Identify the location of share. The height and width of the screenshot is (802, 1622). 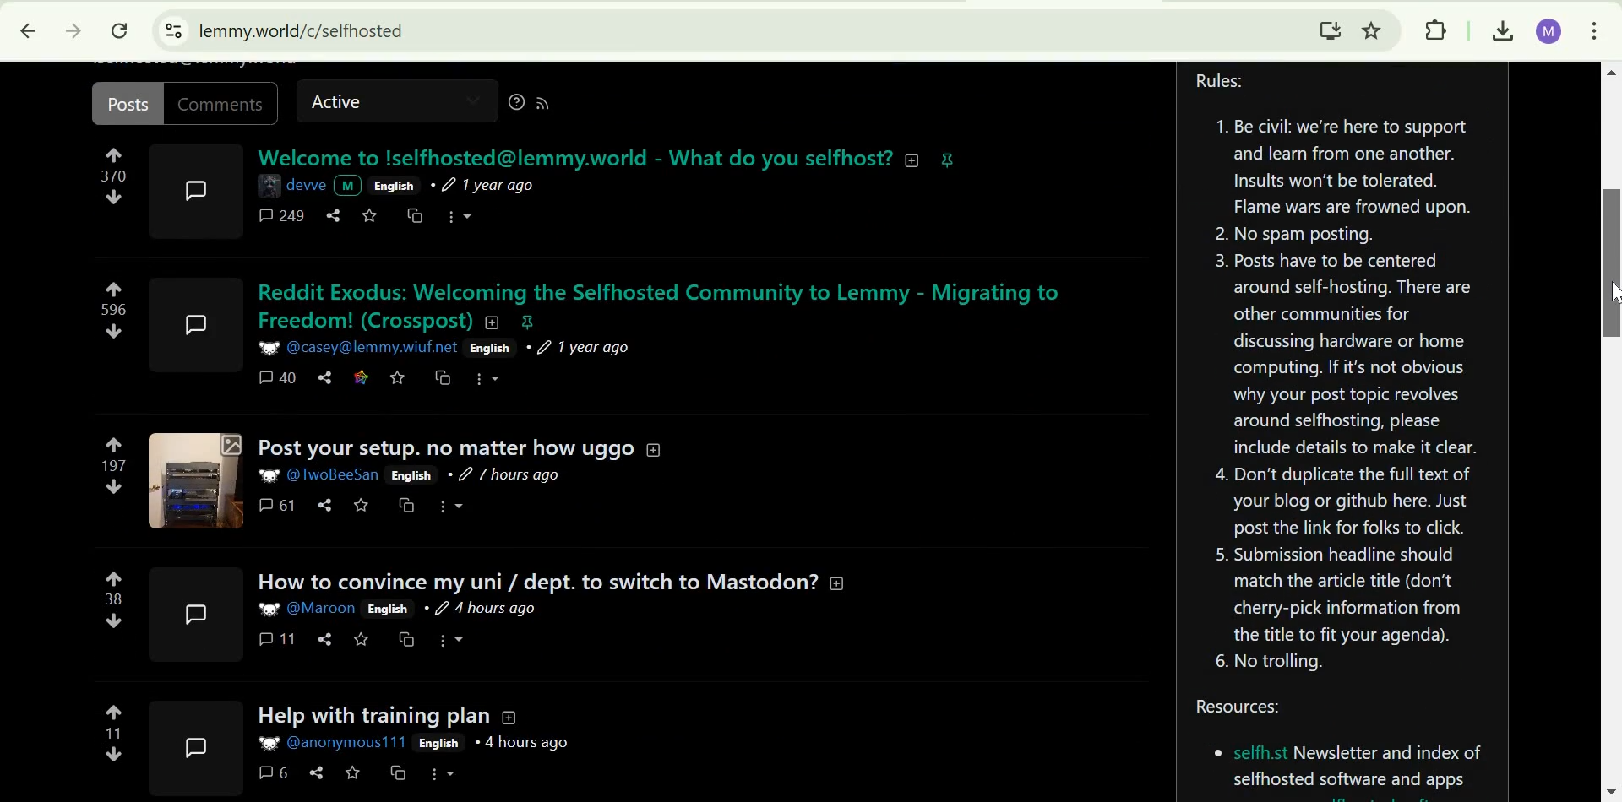
(334, 215).